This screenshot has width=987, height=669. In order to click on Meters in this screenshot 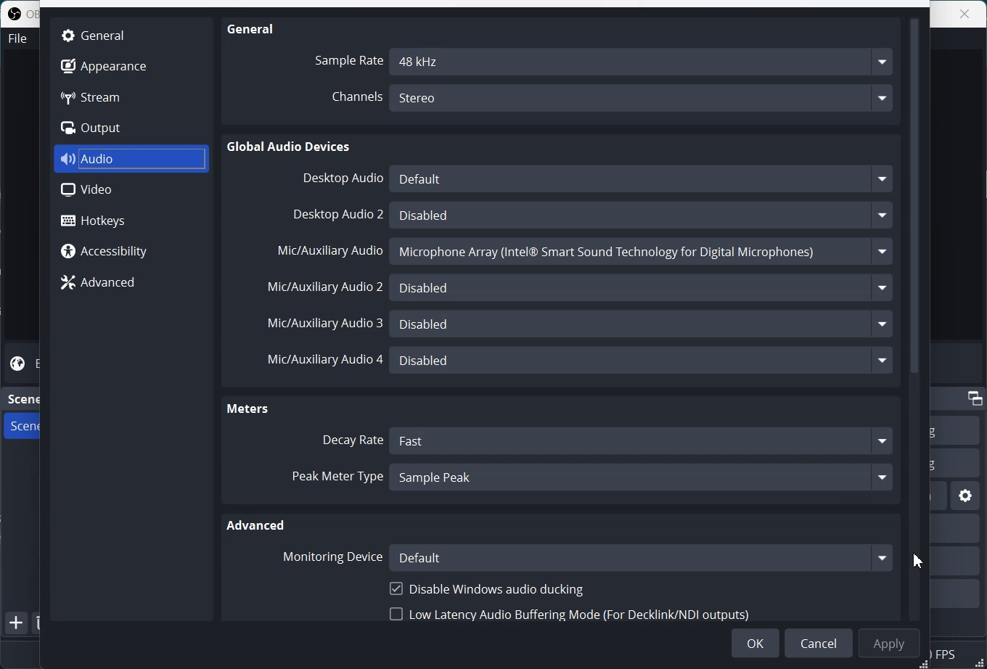, I will do `click(253, 409)`.